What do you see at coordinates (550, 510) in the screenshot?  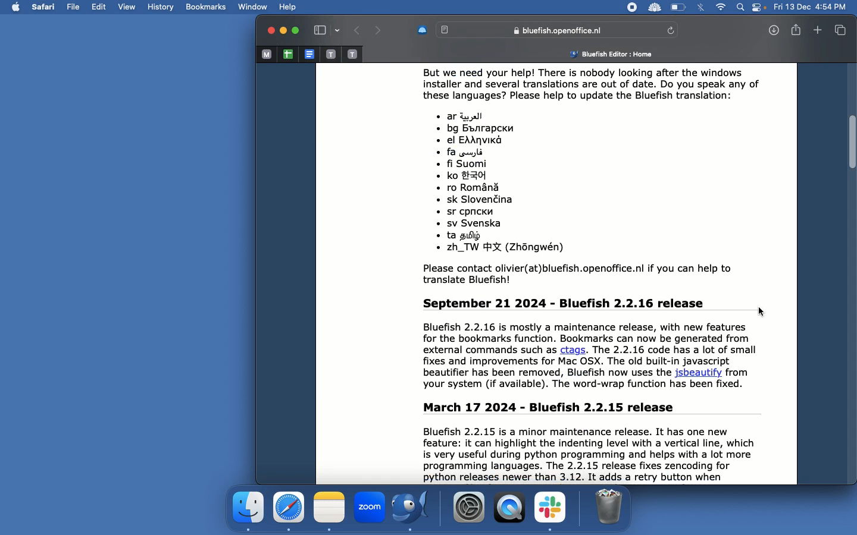 I see `Slack` at bounding box center [550, 510].